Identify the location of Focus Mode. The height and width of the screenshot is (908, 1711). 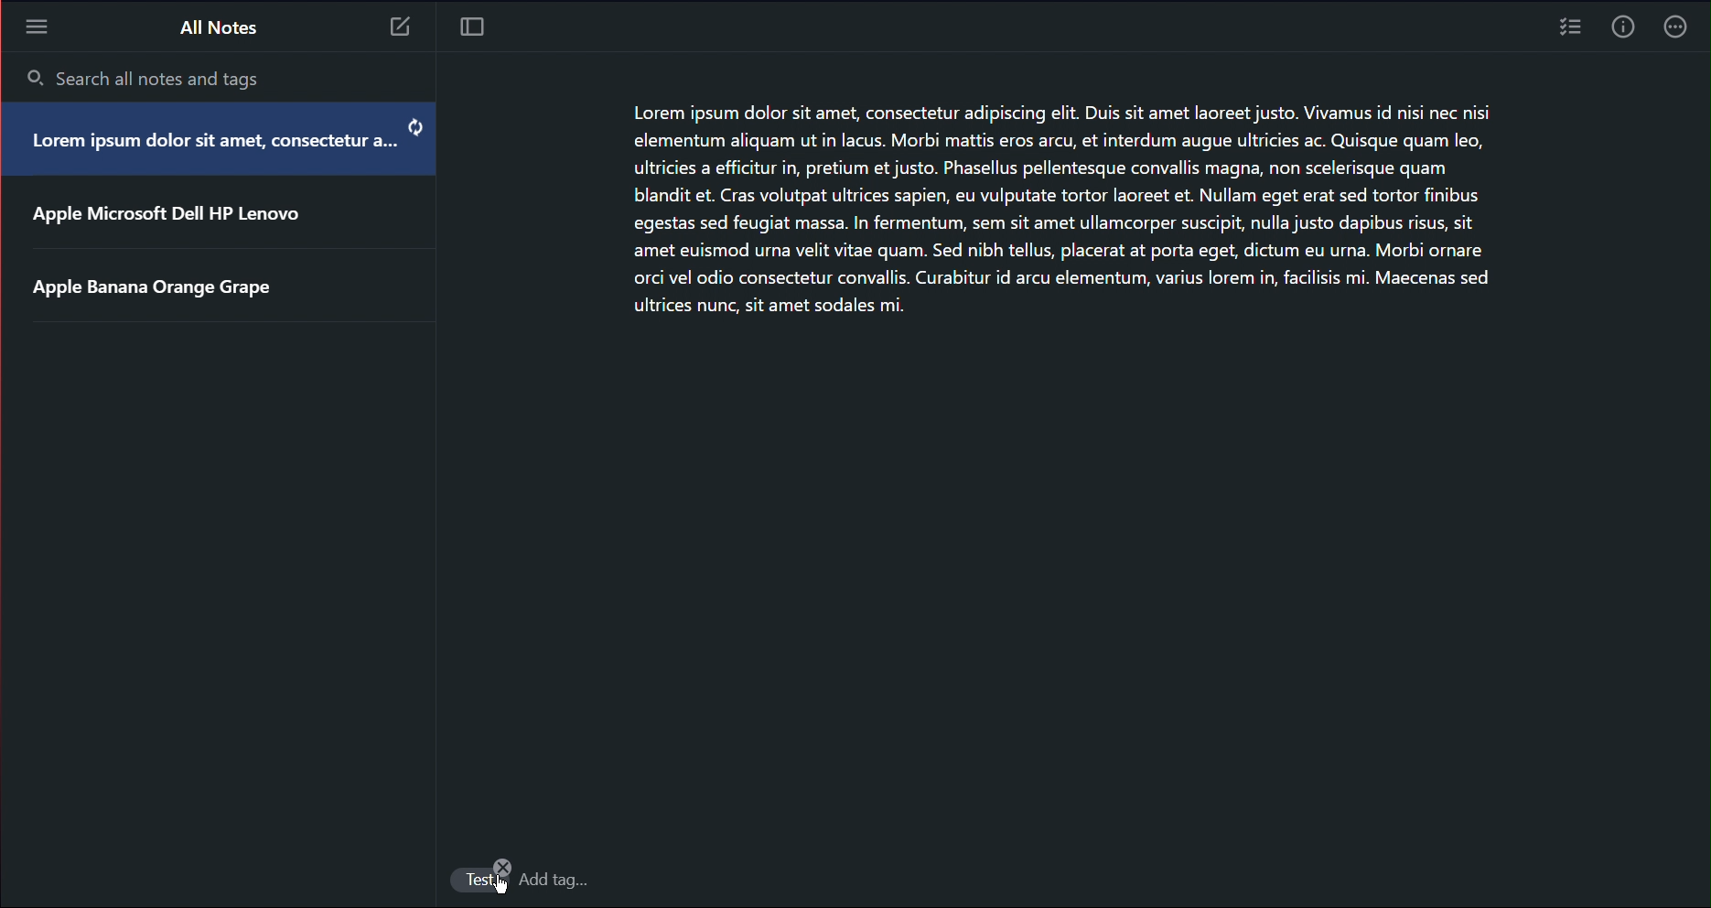
(474, 27).